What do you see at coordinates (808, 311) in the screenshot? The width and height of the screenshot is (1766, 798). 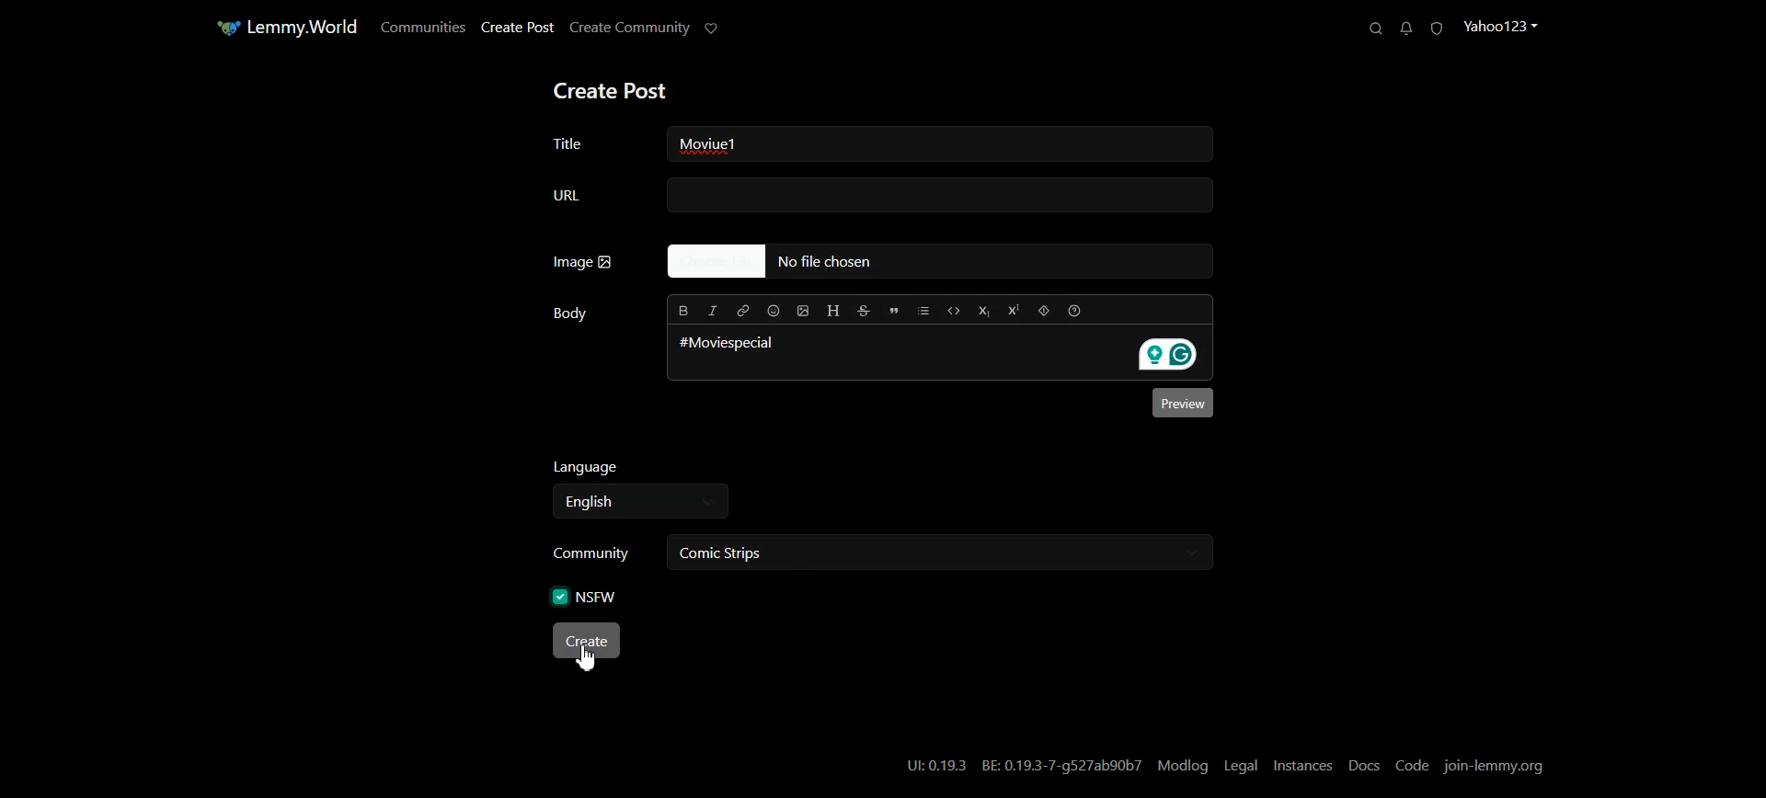 I see `Upload Image` at bounding box center [808, 311].